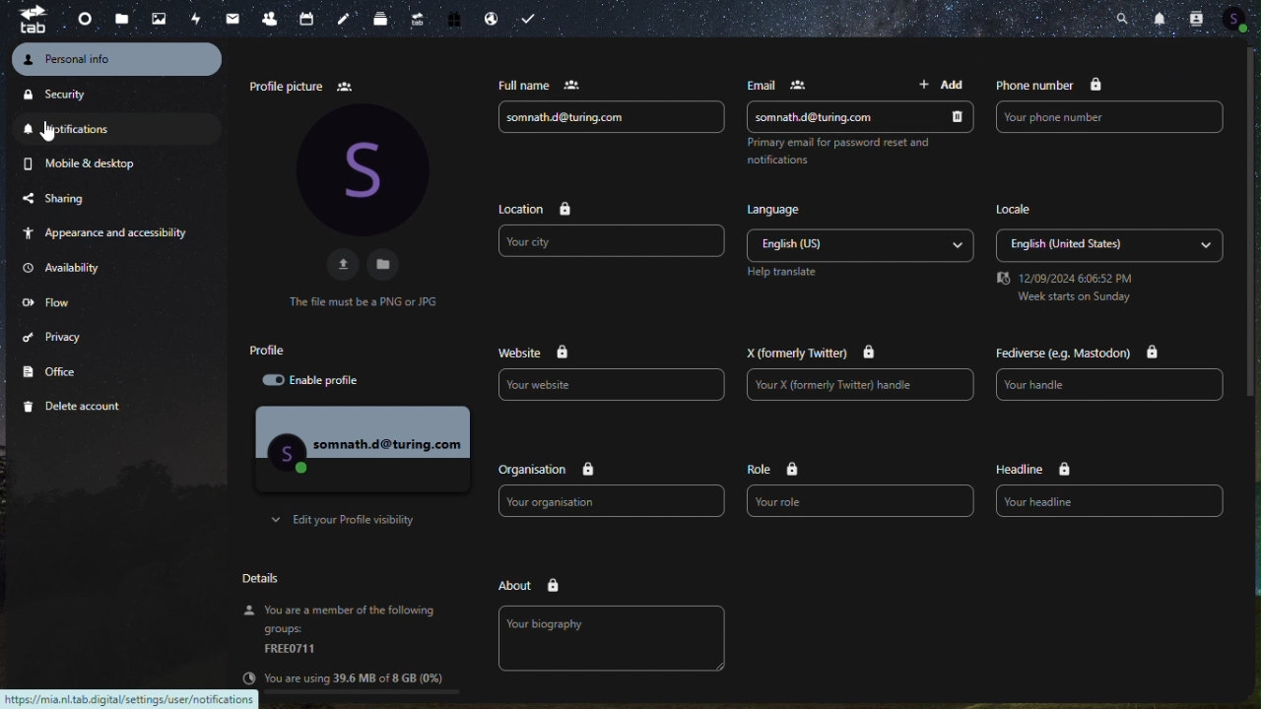 The width and height of the screenshot is (1261, 709). I want to click on mobile and desktop, so click(83, 162).